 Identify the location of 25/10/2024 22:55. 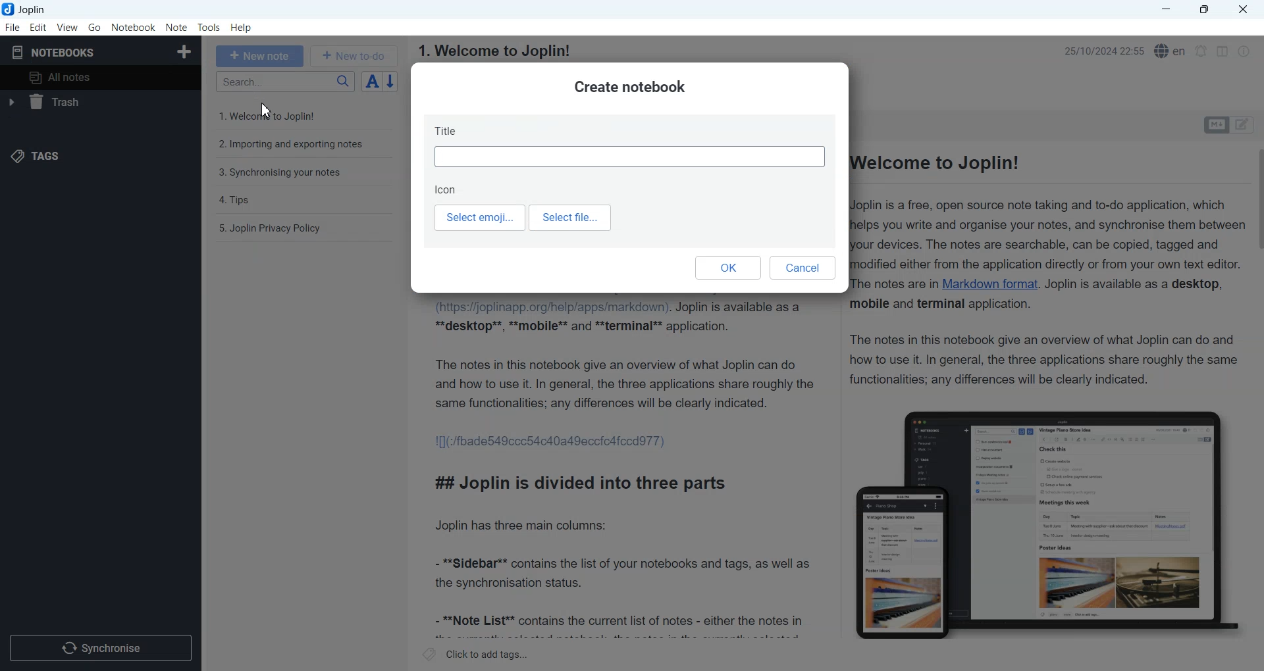
(1100, 49).